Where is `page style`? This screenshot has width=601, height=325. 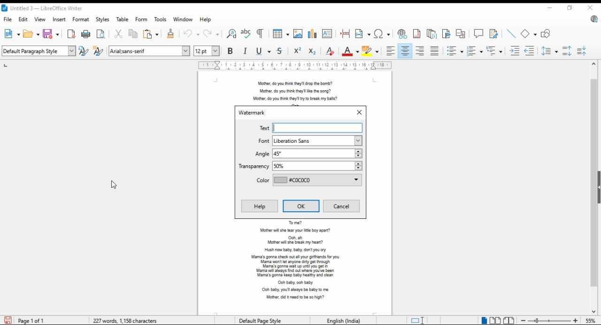 page style is located at coordinates (258, 319).